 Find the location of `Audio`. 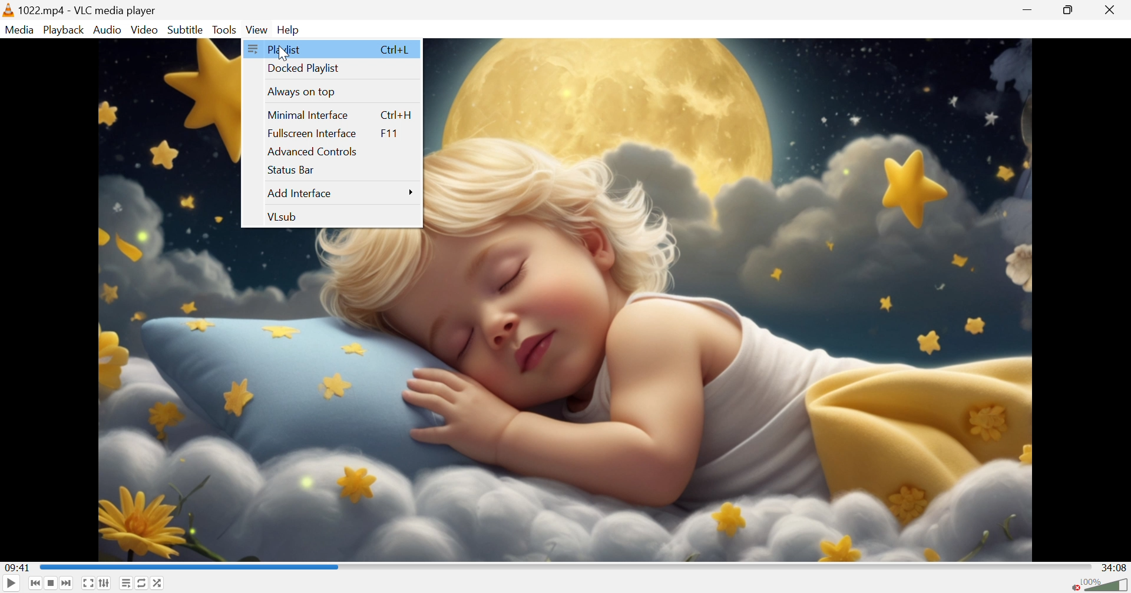

Audio is located at coordinates (108, 30).